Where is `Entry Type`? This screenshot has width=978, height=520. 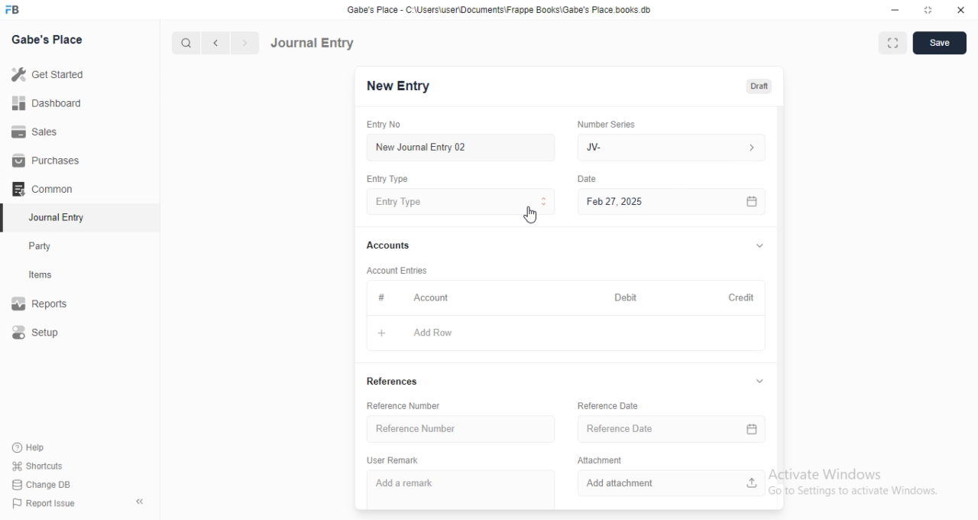 Entry Type is located at coordinates (387, 180).